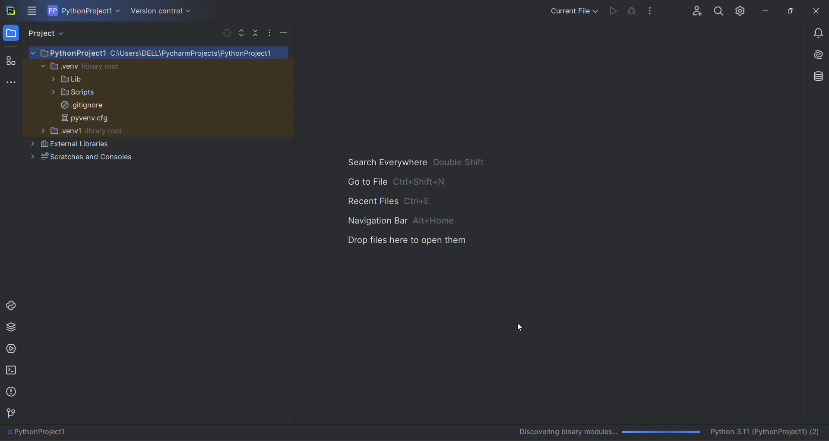 The width and height of the screenshot is (829, 441). Describe the element at coordinates (11, 350) in the screenshot. I see `services` at that location.